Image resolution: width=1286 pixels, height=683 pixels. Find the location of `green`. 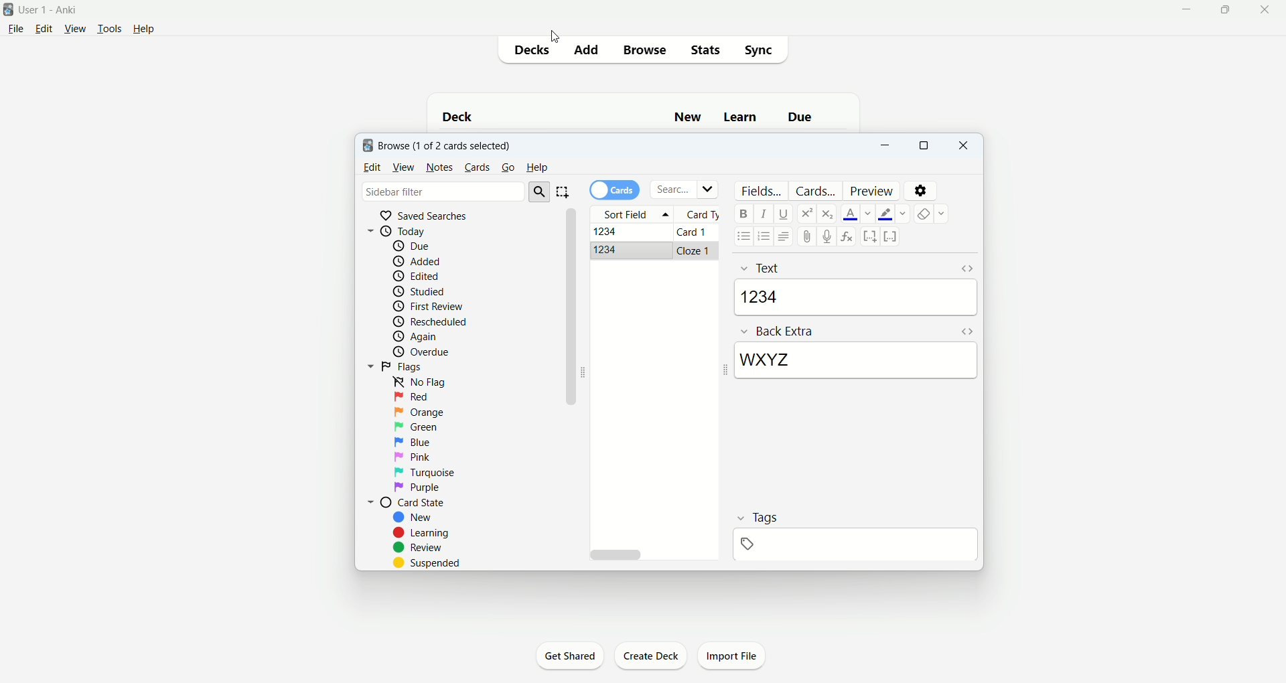

green is located at coordinates (416, 427).